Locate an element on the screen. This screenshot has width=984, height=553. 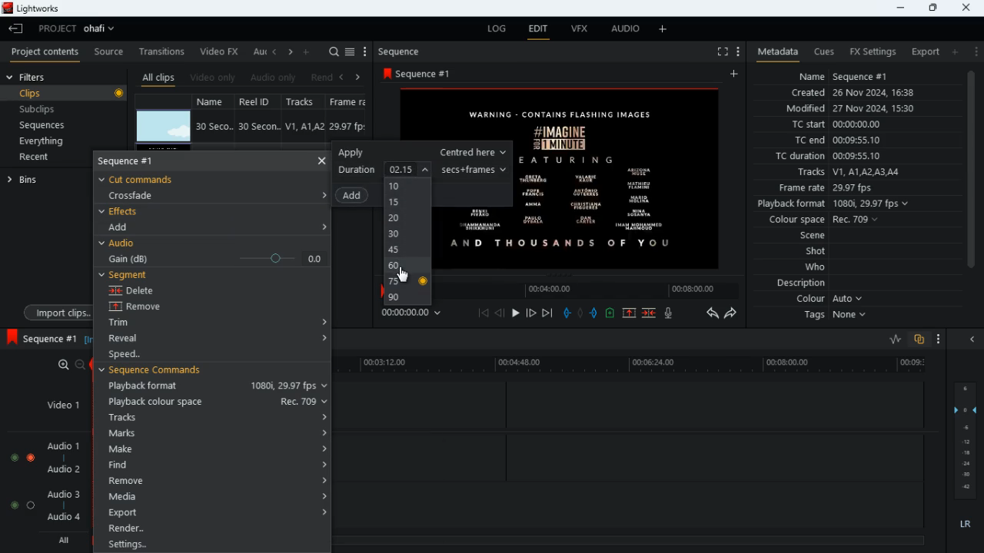
segment is located at coordinates (128, 275).